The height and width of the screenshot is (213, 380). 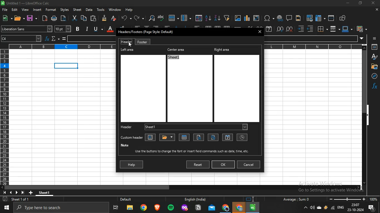 I want to click on noteUse the buttons to change the font or insert Seid commands such as date. time, etc., so click(x=187, y=148).